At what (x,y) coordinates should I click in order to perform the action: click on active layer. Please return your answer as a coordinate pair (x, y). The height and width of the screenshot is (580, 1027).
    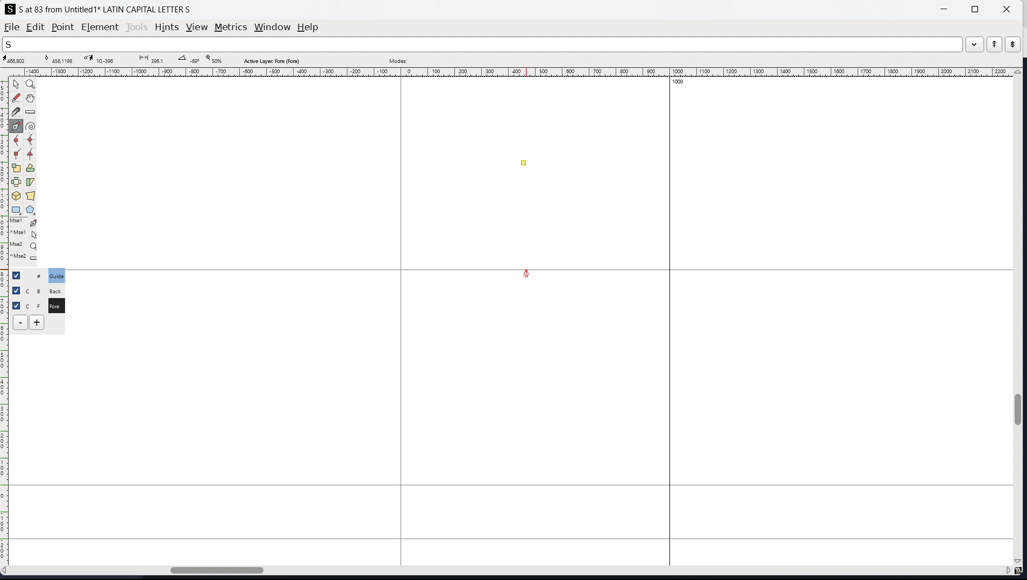
    Looking at the image, I should click on (271, 61).